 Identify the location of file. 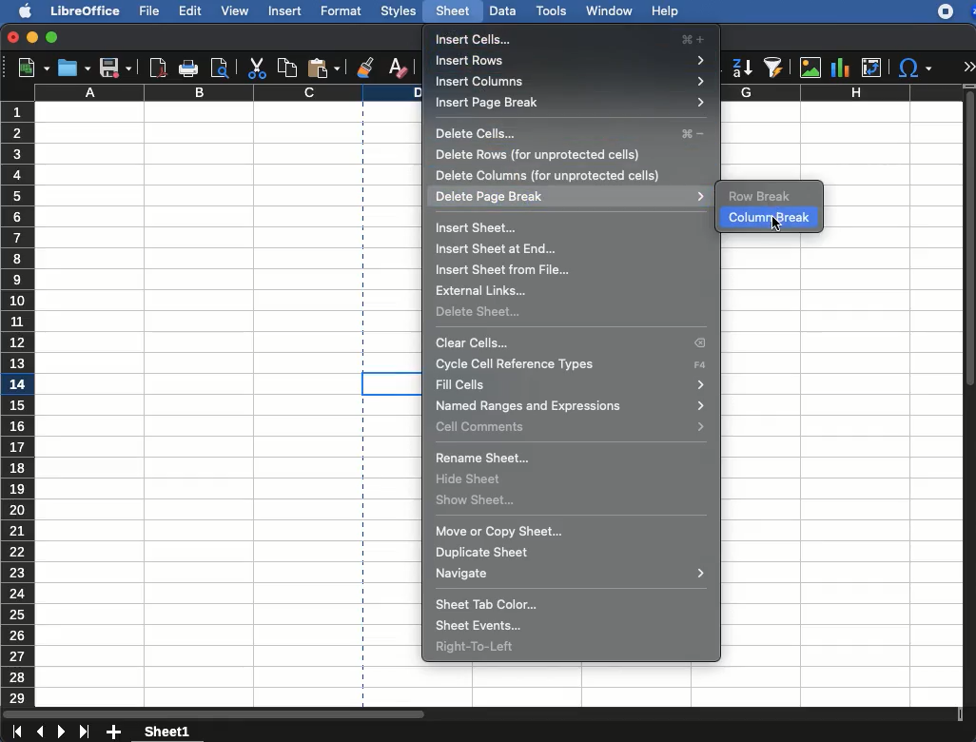
(147, 10).